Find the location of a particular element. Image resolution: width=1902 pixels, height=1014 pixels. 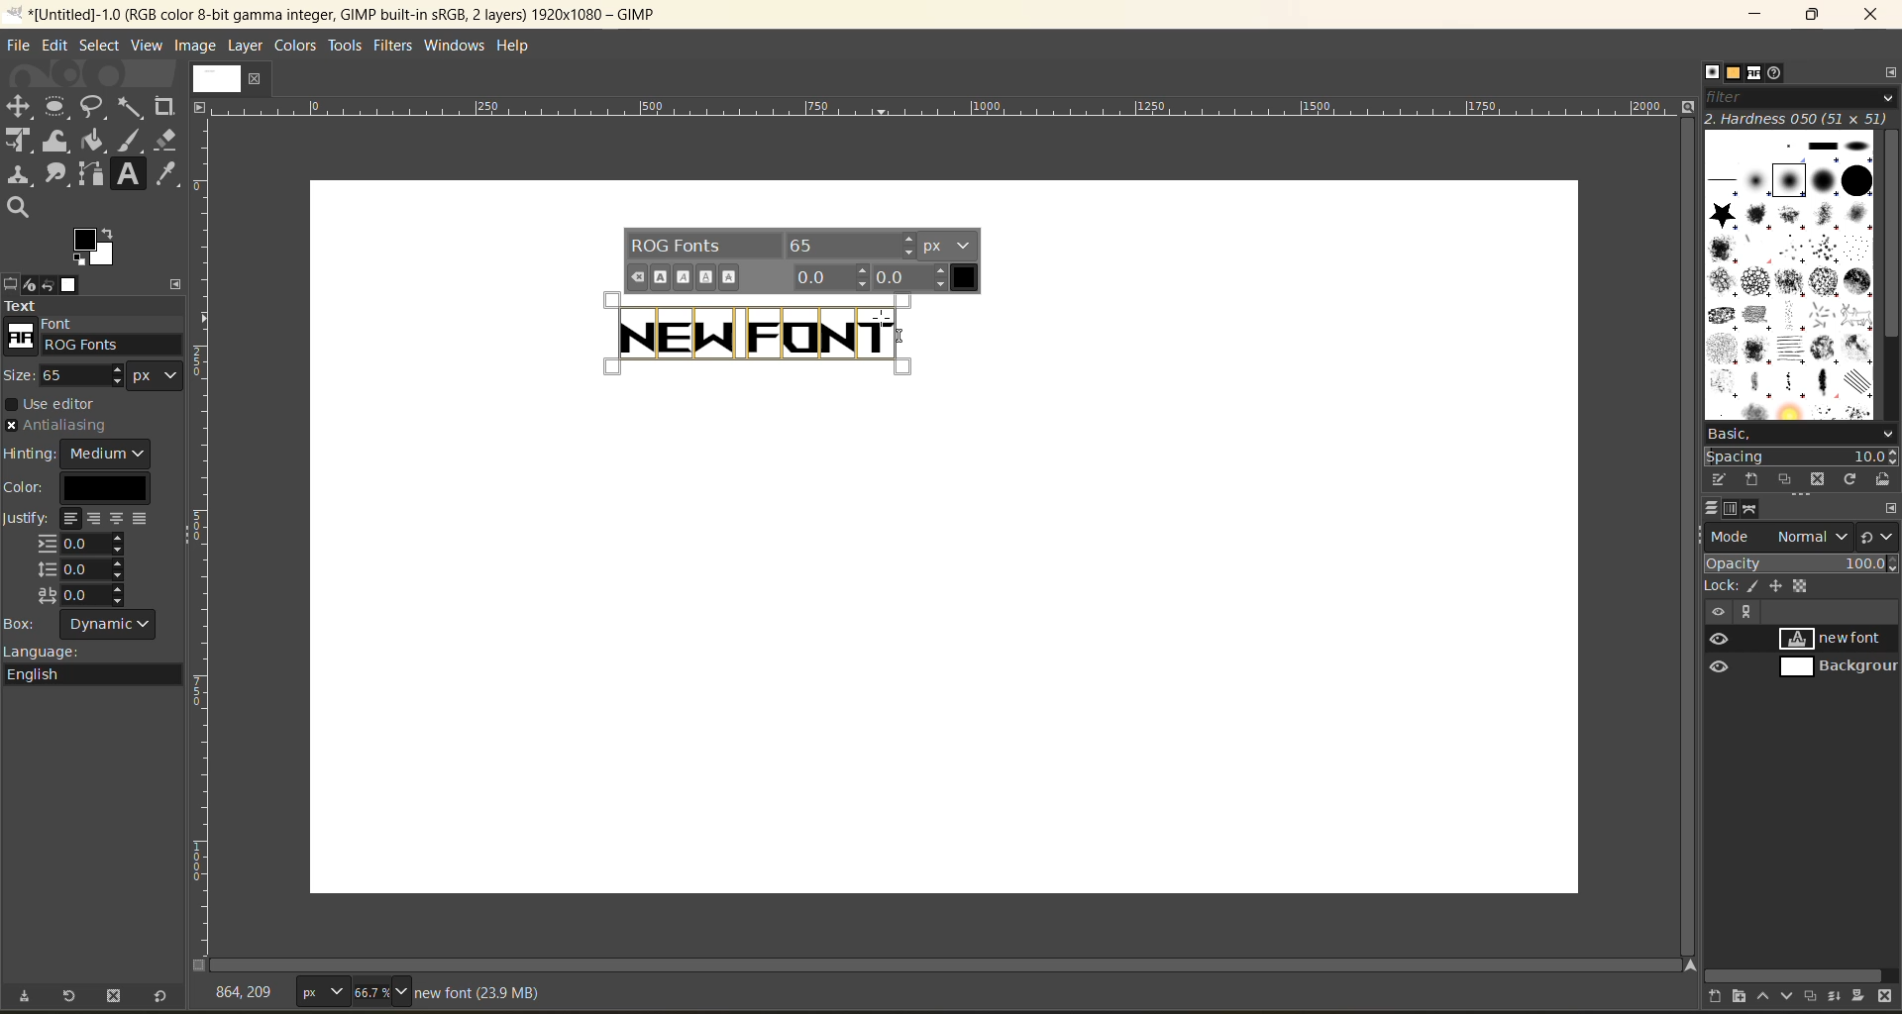

save tool preset is located at coordinates (31, 994).